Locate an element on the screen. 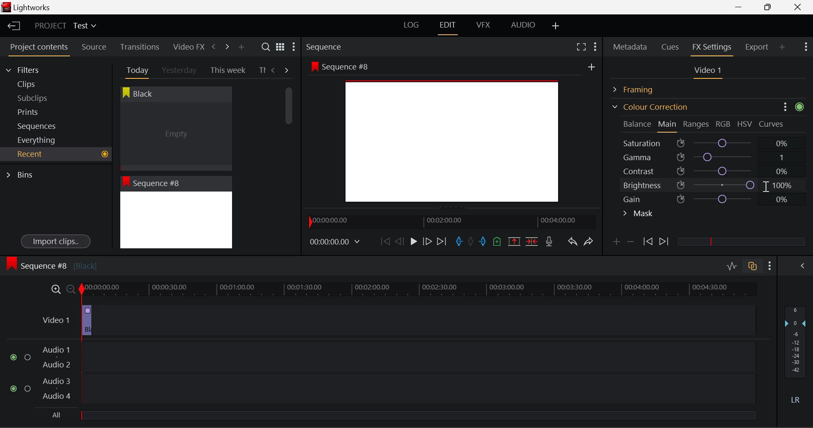 The width and height of the screenshot is (813, 428). Toggle audio editing levels is located at coordinates (733, 265).